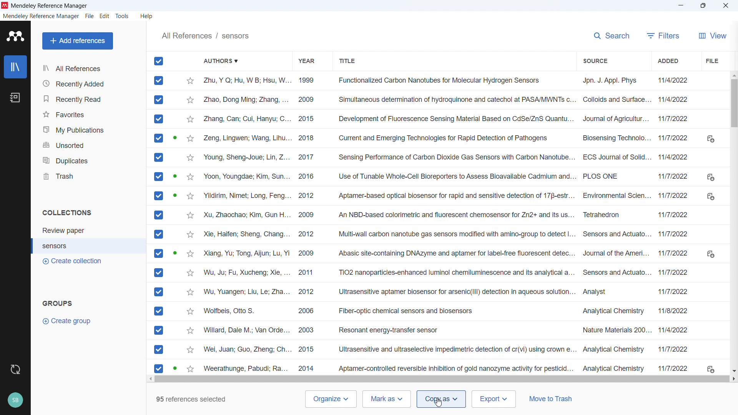 Image resolution: width=738 pixels, height=415 pixels. Describe the element at coordinates (191, 398) in the screenshot. I see `Number of references selected ` at that location.